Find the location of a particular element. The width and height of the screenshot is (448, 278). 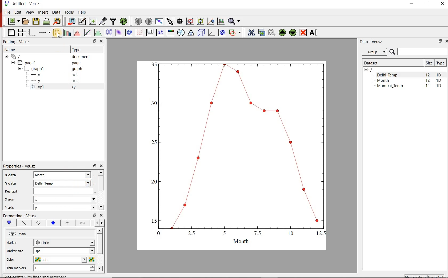

MINIMIZE is located at coordinates (412, 4).